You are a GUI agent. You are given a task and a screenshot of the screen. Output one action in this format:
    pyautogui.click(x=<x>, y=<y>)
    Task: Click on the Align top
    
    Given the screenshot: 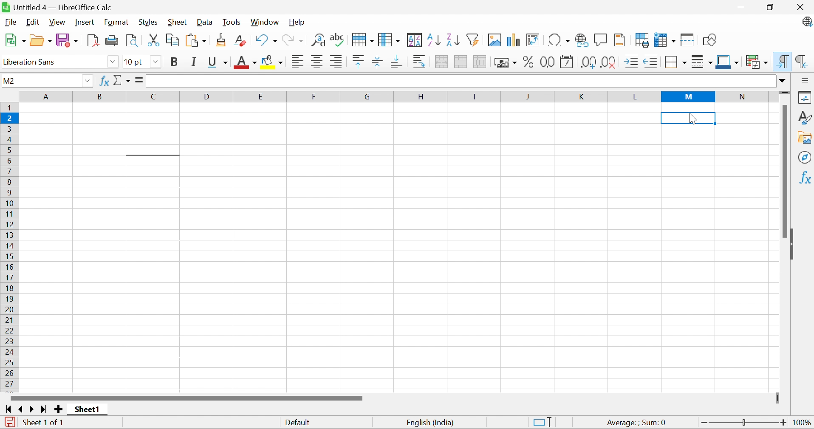 What is the action you would take?
    pyautogui.click(x=359, y=62)
    